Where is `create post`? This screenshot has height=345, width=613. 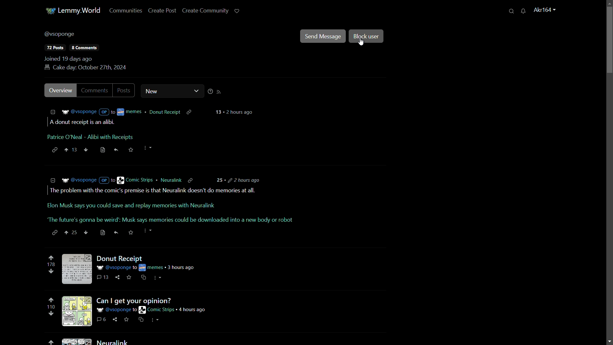 create post is located at coordinates (163, 11).